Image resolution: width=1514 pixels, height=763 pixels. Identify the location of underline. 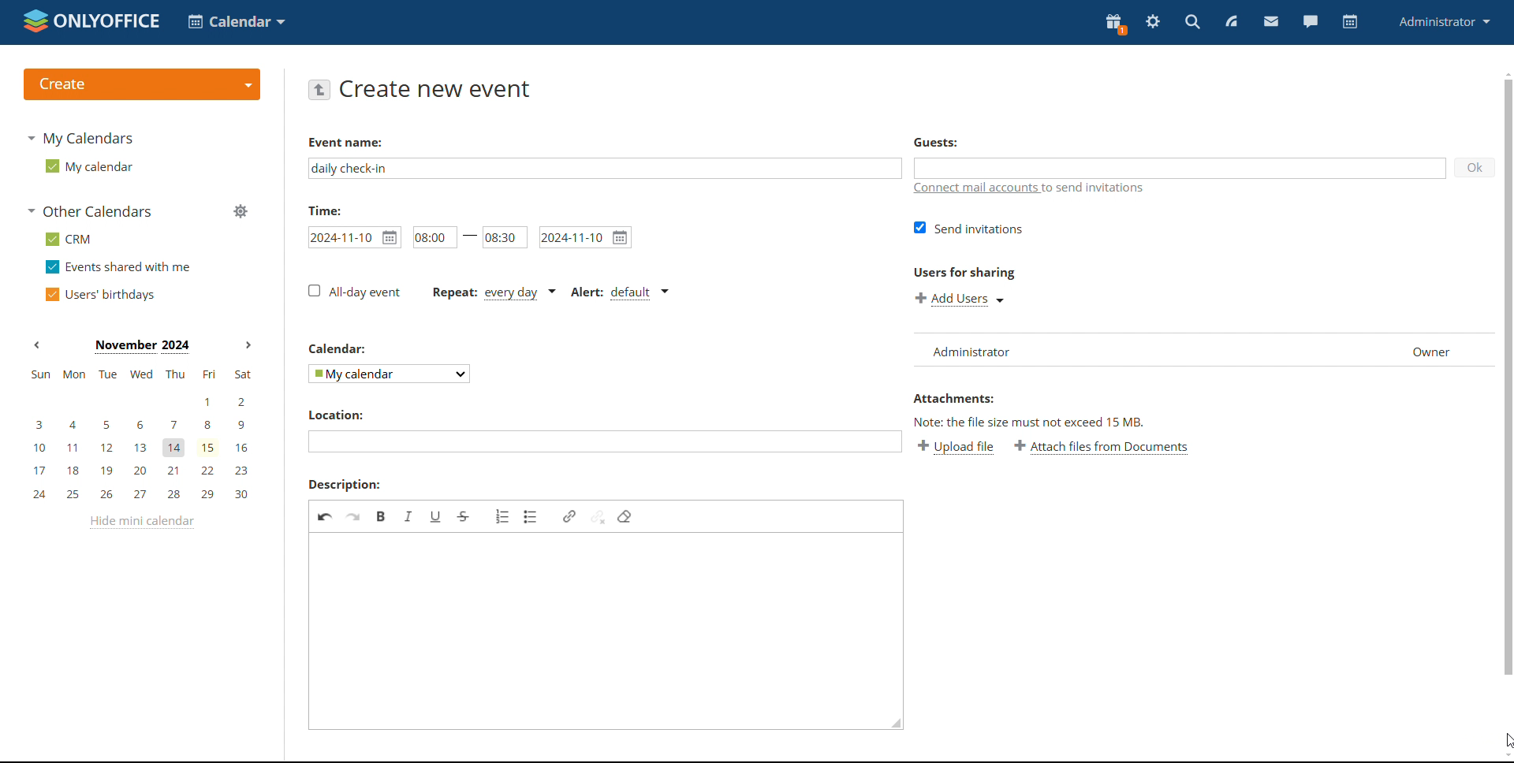
(436, 515).